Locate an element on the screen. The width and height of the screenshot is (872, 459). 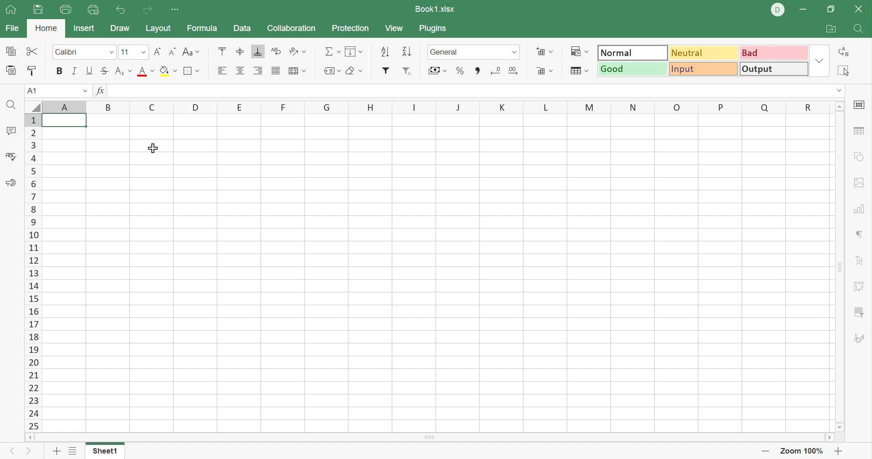
Italic is located at coordinates (75, 70).